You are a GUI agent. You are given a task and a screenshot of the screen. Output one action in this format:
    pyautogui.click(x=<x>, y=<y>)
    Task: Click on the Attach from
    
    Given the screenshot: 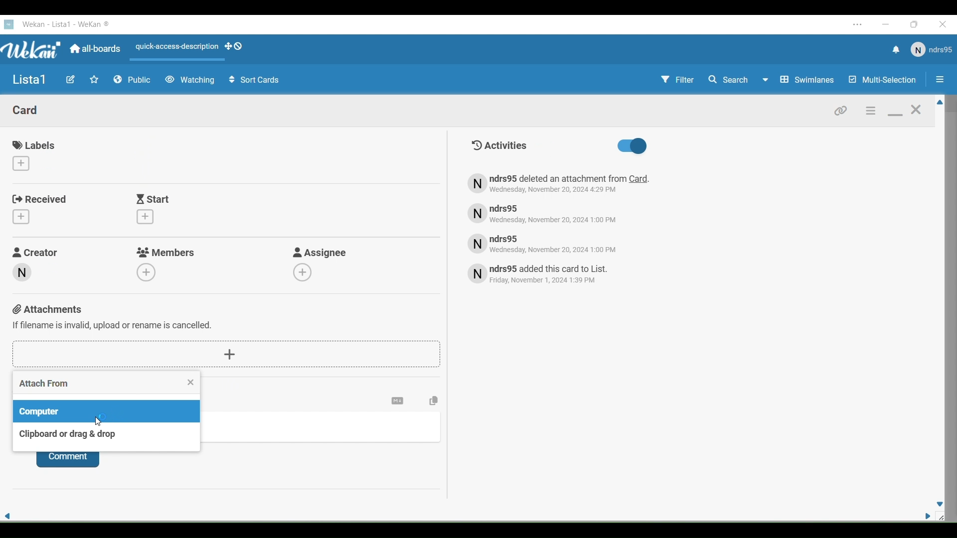 What is the action you would take?
    pyautogui.click(x=100, y=382)
    